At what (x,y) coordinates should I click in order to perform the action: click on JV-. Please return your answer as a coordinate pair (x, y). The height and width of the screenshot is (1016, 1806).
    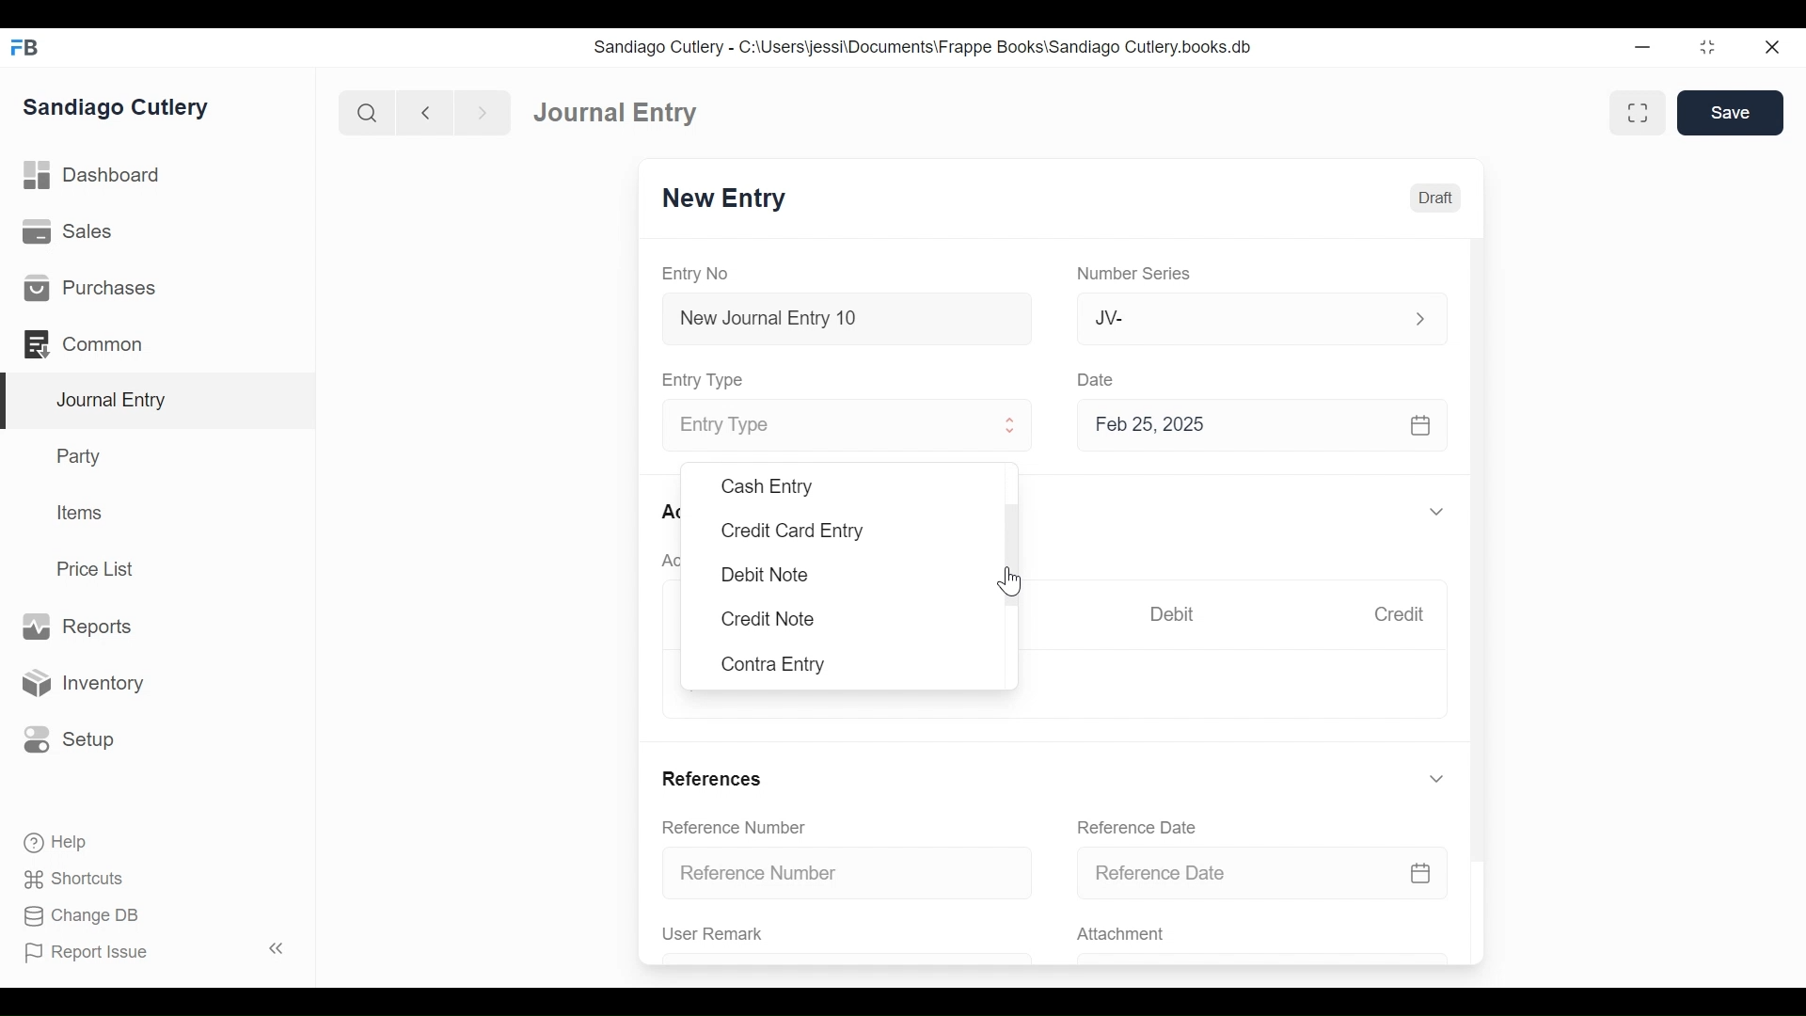
    Looking at the image, I should click on (1238, 318).